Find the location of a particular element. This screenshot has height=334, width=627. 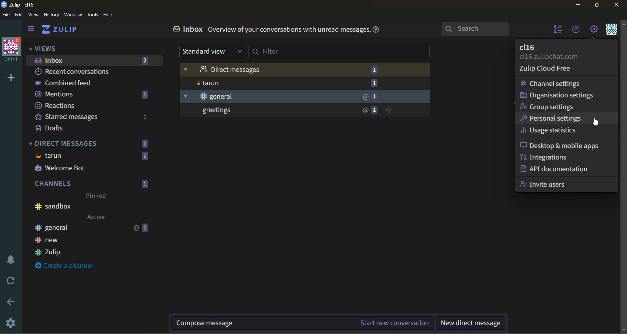

settings is located at coordinates (9, 325).